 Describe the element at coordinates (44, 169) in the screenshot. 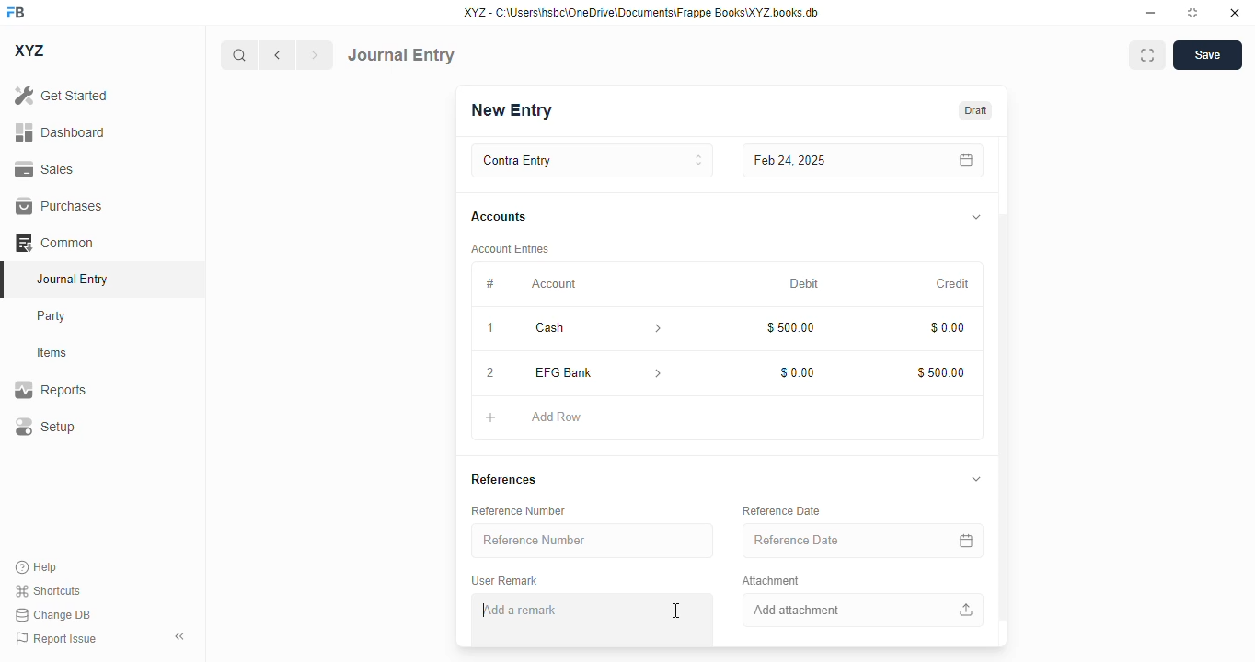

I see `sales` at that location.